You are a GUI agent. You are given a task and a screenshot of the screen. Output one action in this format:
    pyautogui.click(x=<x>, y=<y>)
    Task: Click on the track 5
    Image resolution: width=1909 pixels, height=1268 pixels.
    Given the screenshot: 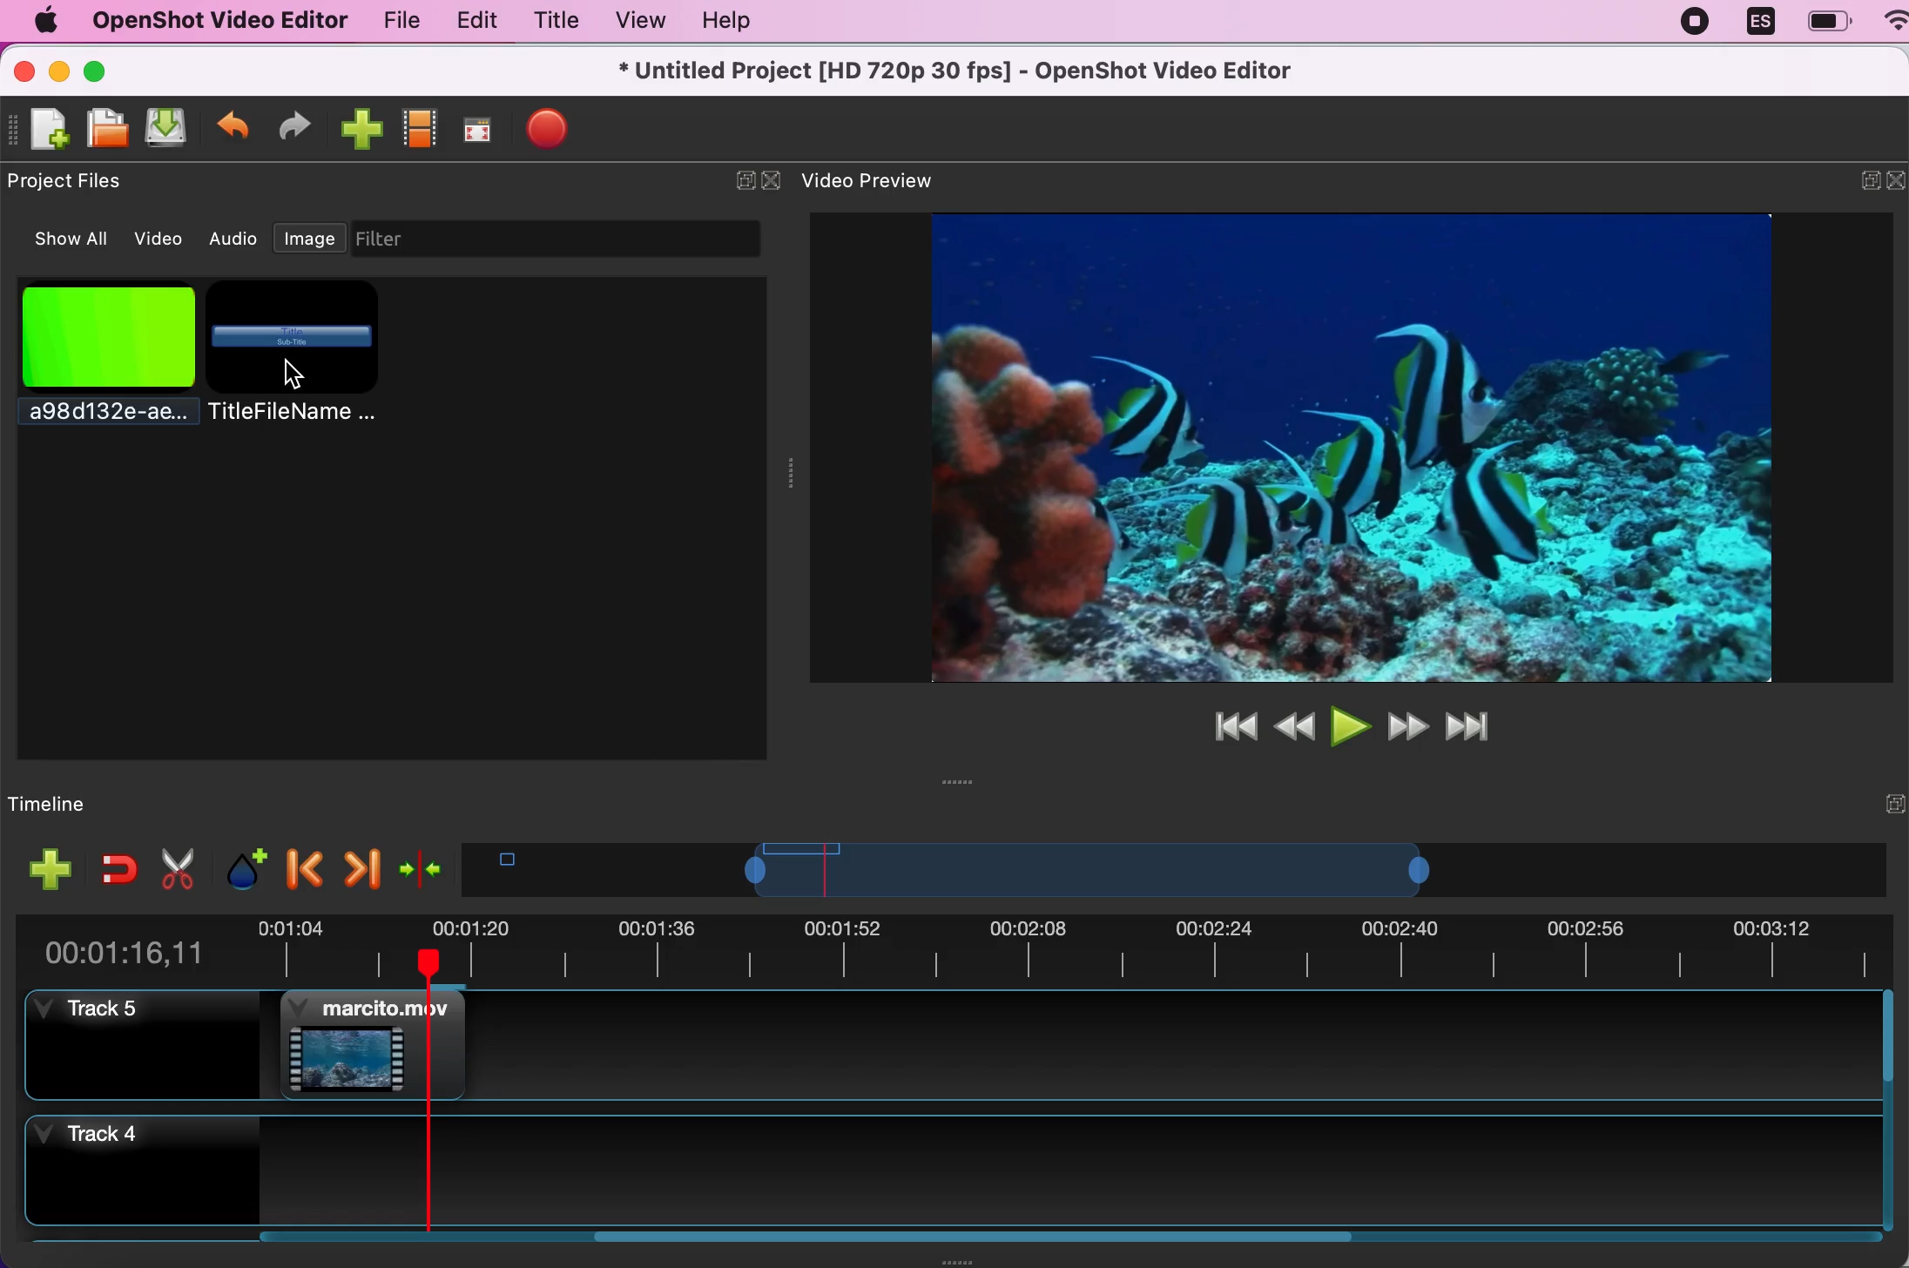 What is the action you would take?
    pyautogui.click(x=151, y=1051)
    